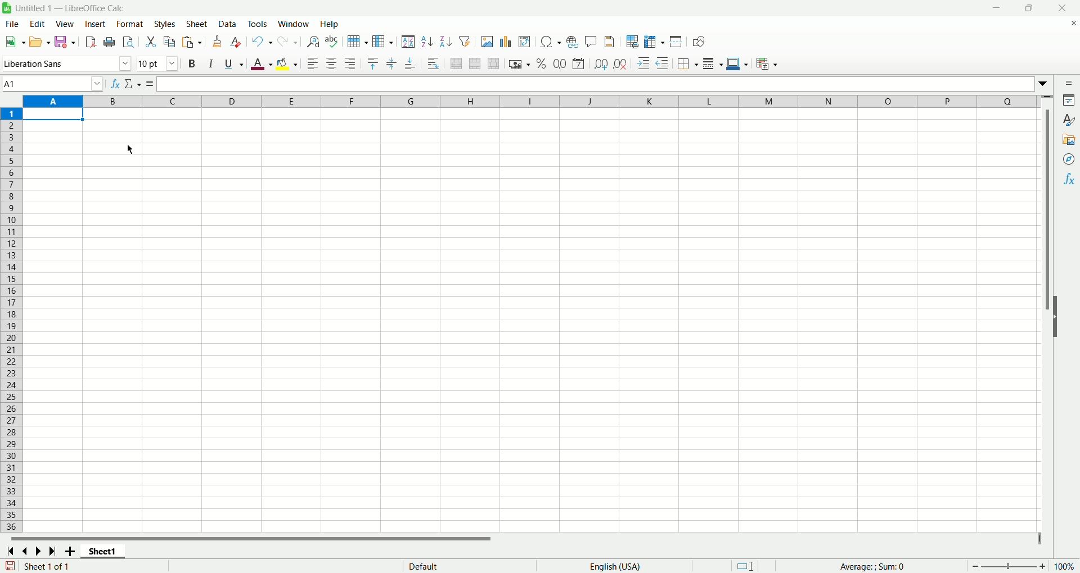 This screenshot has width=1080, height=573. What do you see at coordinates (352, 65) in the screenshot?
I see `align right` at bounding box center [352, 65].